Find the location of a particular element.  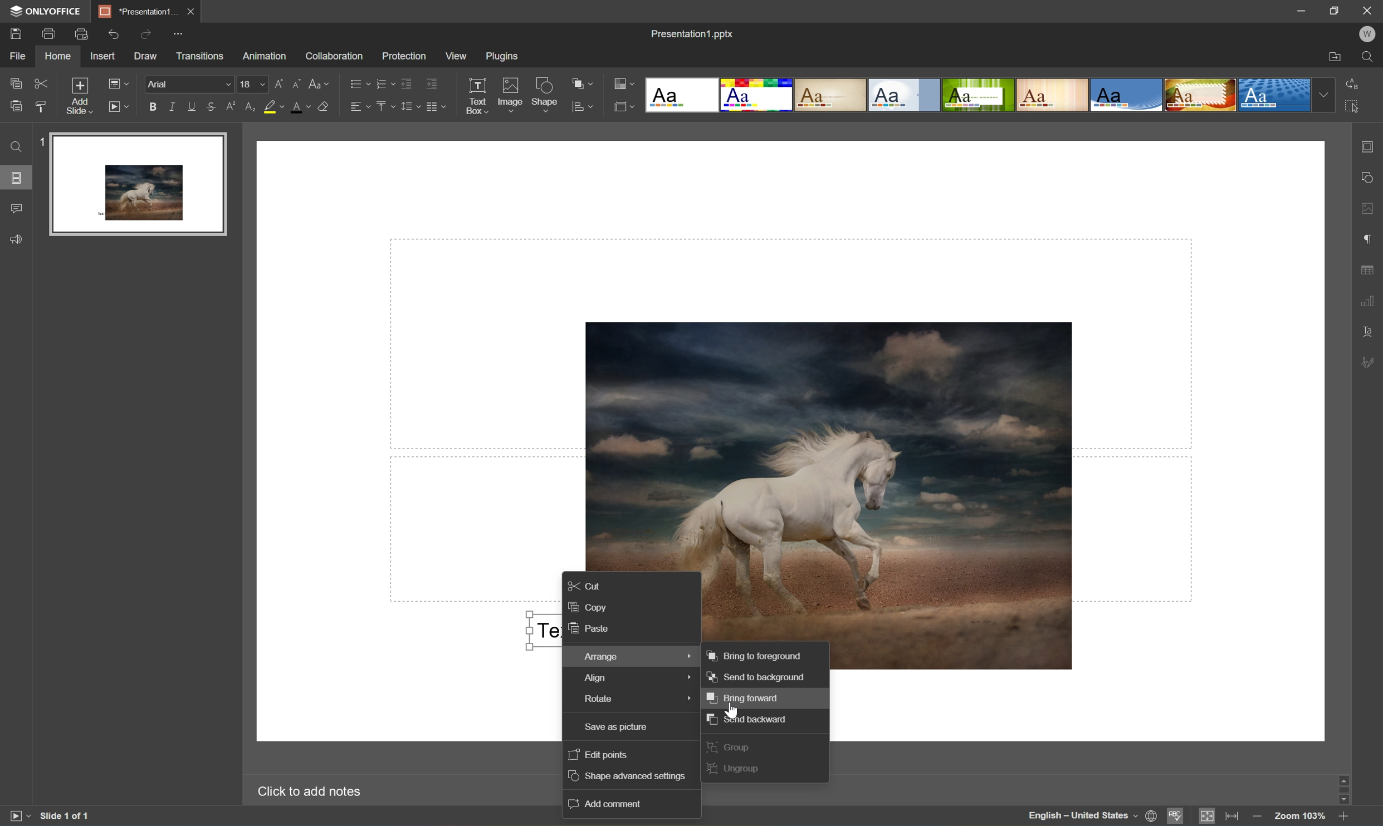

Bring forward is located at coordinates (744, 697).